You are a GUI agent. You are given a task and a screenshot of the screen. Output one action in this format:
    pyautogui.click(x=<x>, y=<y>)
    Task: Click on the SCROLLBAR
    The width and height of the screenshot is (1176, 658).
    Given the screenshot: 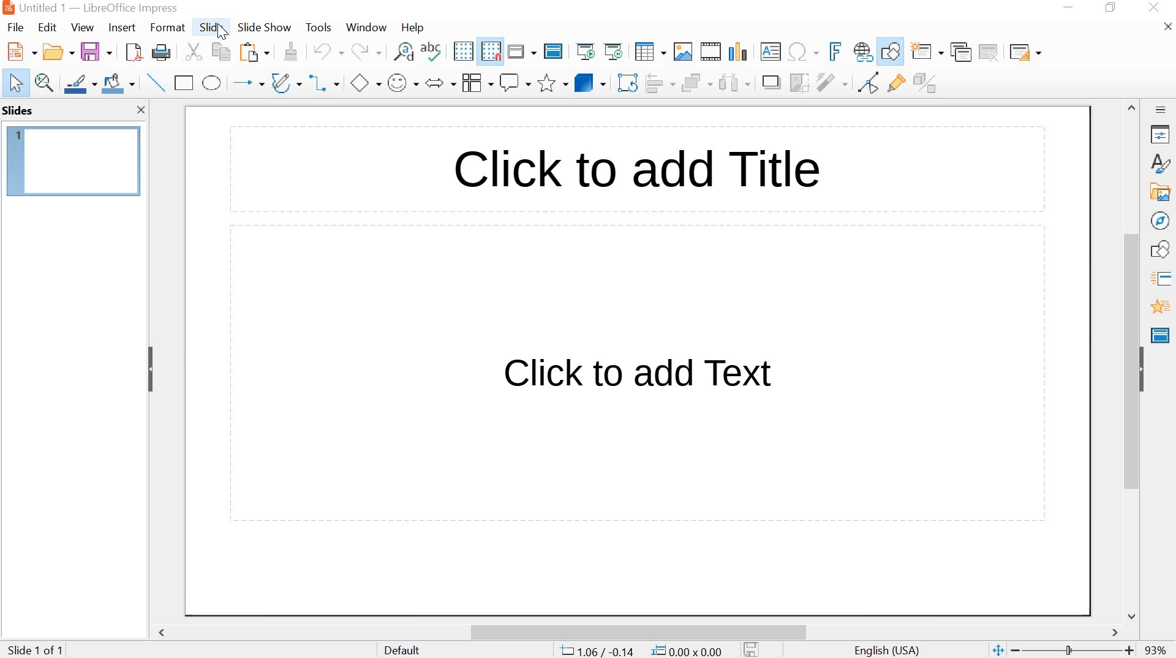 What is the action you would take?
    pyautogui.click(x=642, y=629)
    